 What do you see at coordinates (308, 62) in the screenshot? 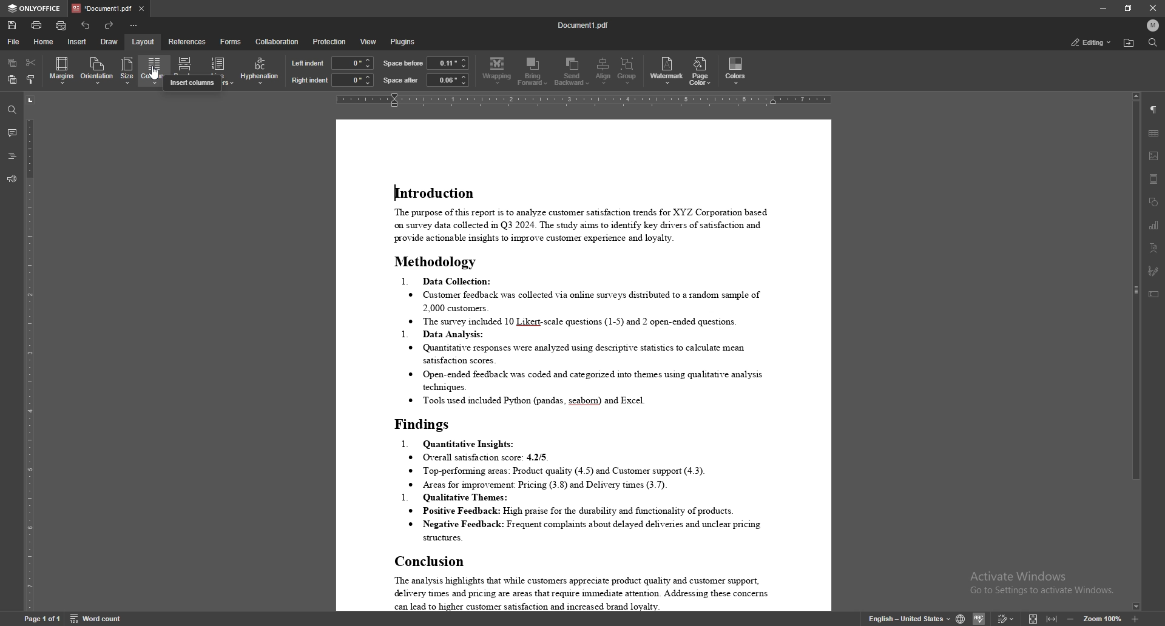
I see `left indent` at bounding box center [308, 62].